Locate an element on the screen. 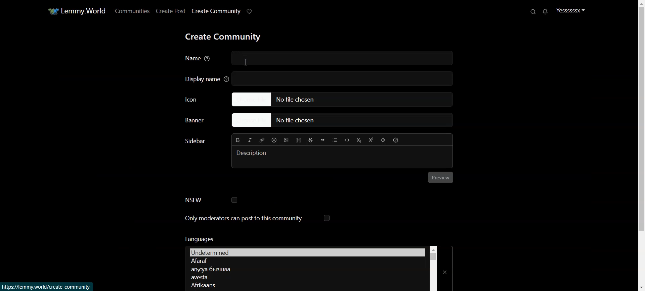 The image size is (645, 291). Italic is located at coordinates (250, 140).